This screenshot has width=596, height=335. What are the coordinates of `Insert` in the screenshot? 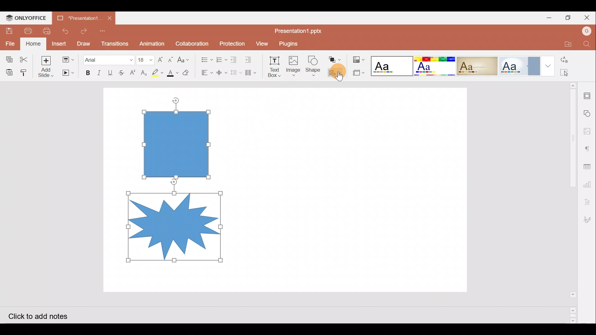 It's located at (60, 43).